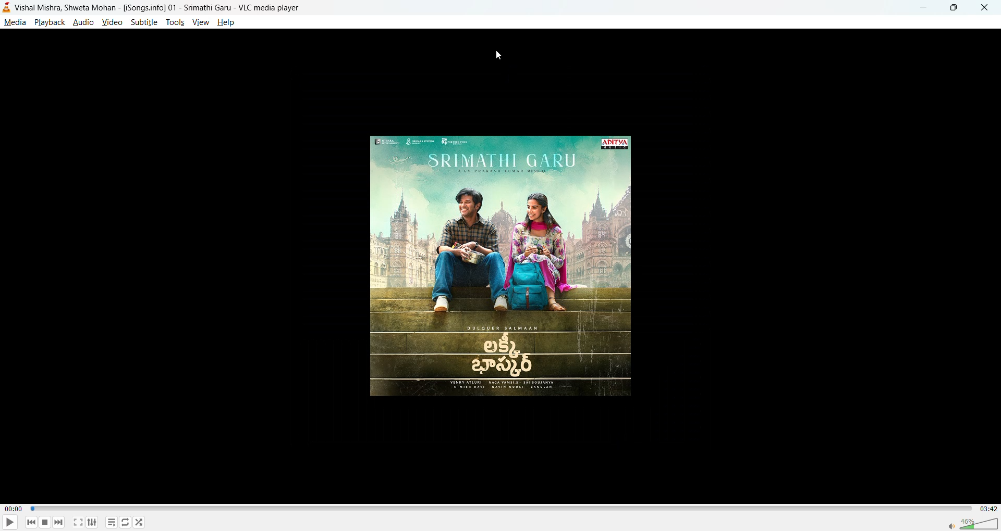 This screenshot has height=531, width=1001. Describe the element at coordinates (49, 22) in the screenshot. I see `playback` at that location.